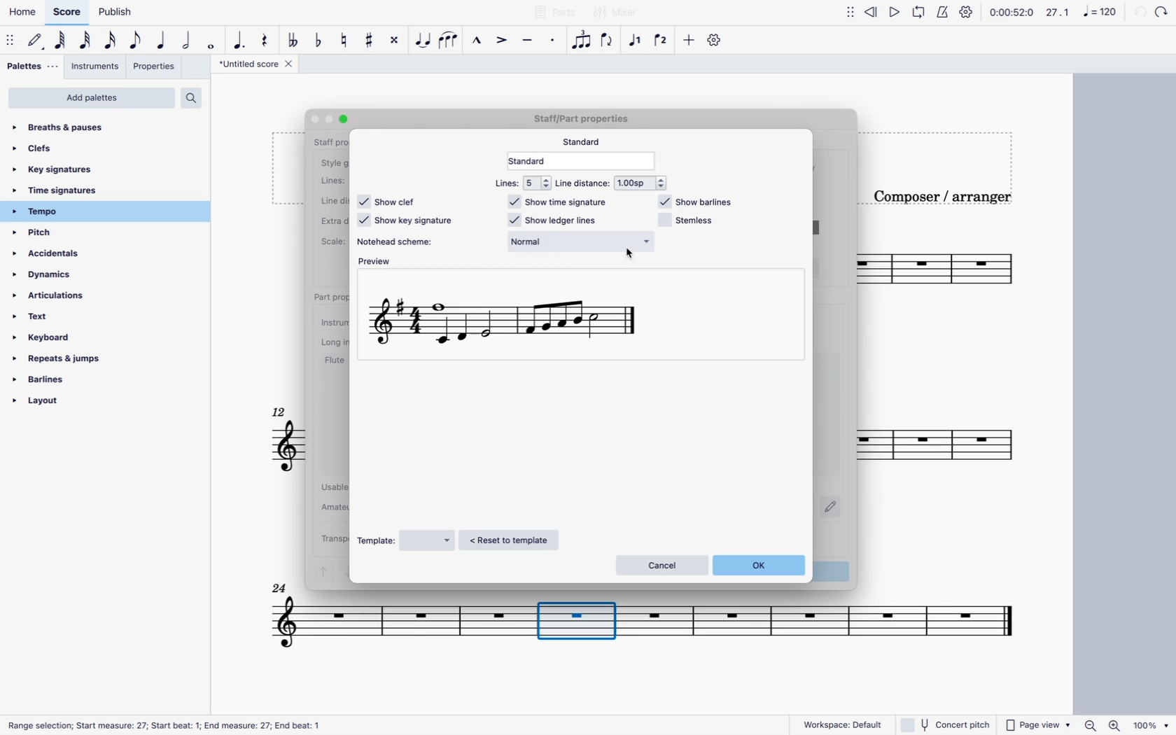 This screenshot has height=735, width=1176. Describe the element at coordinates (648, 629) in the screenshot. I see `score` at that location.